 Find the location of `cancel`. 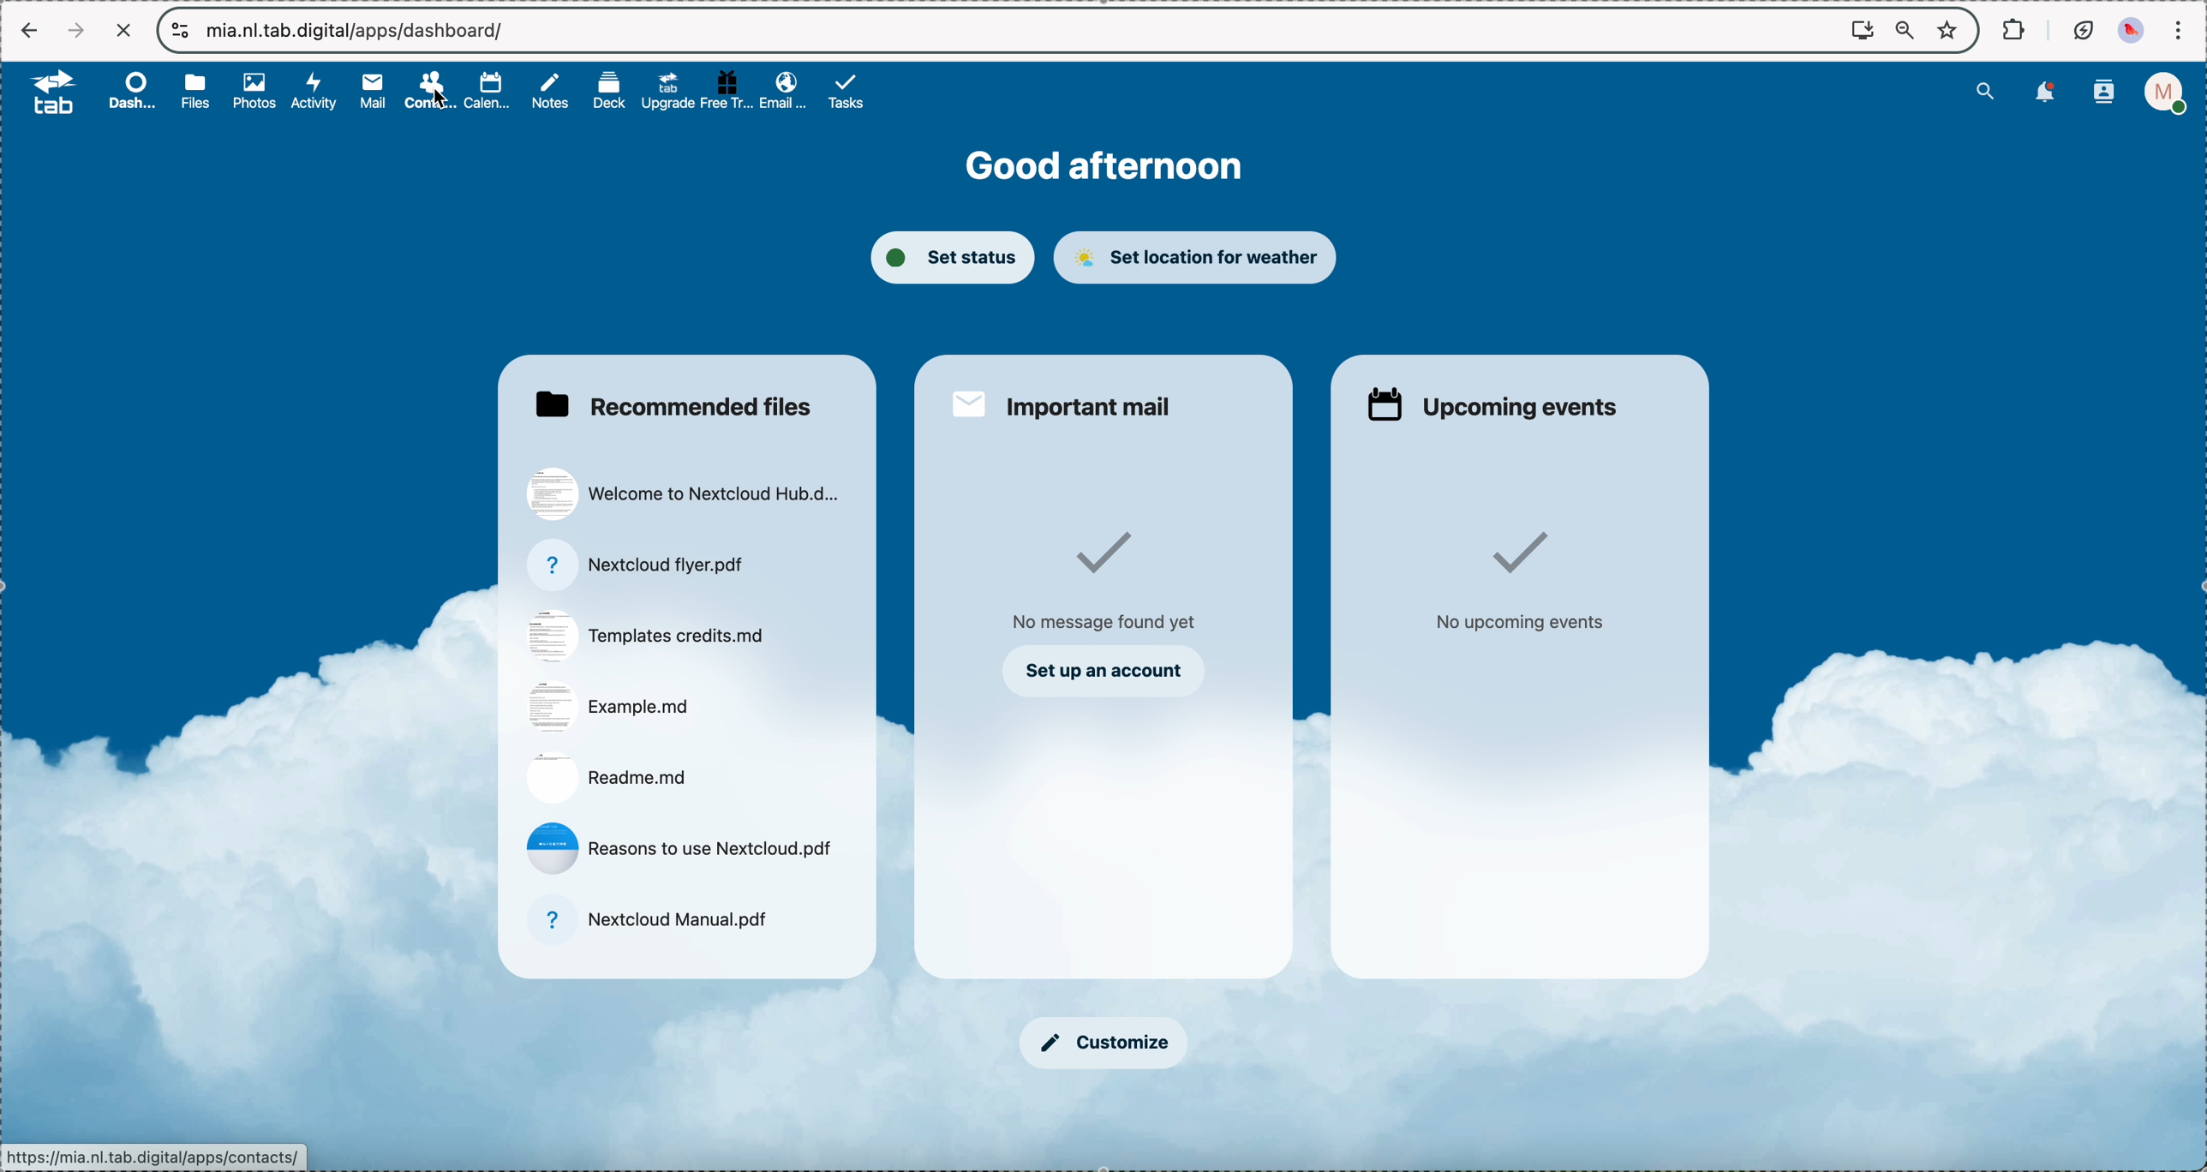

cancel is located at coordinates (125, 30).